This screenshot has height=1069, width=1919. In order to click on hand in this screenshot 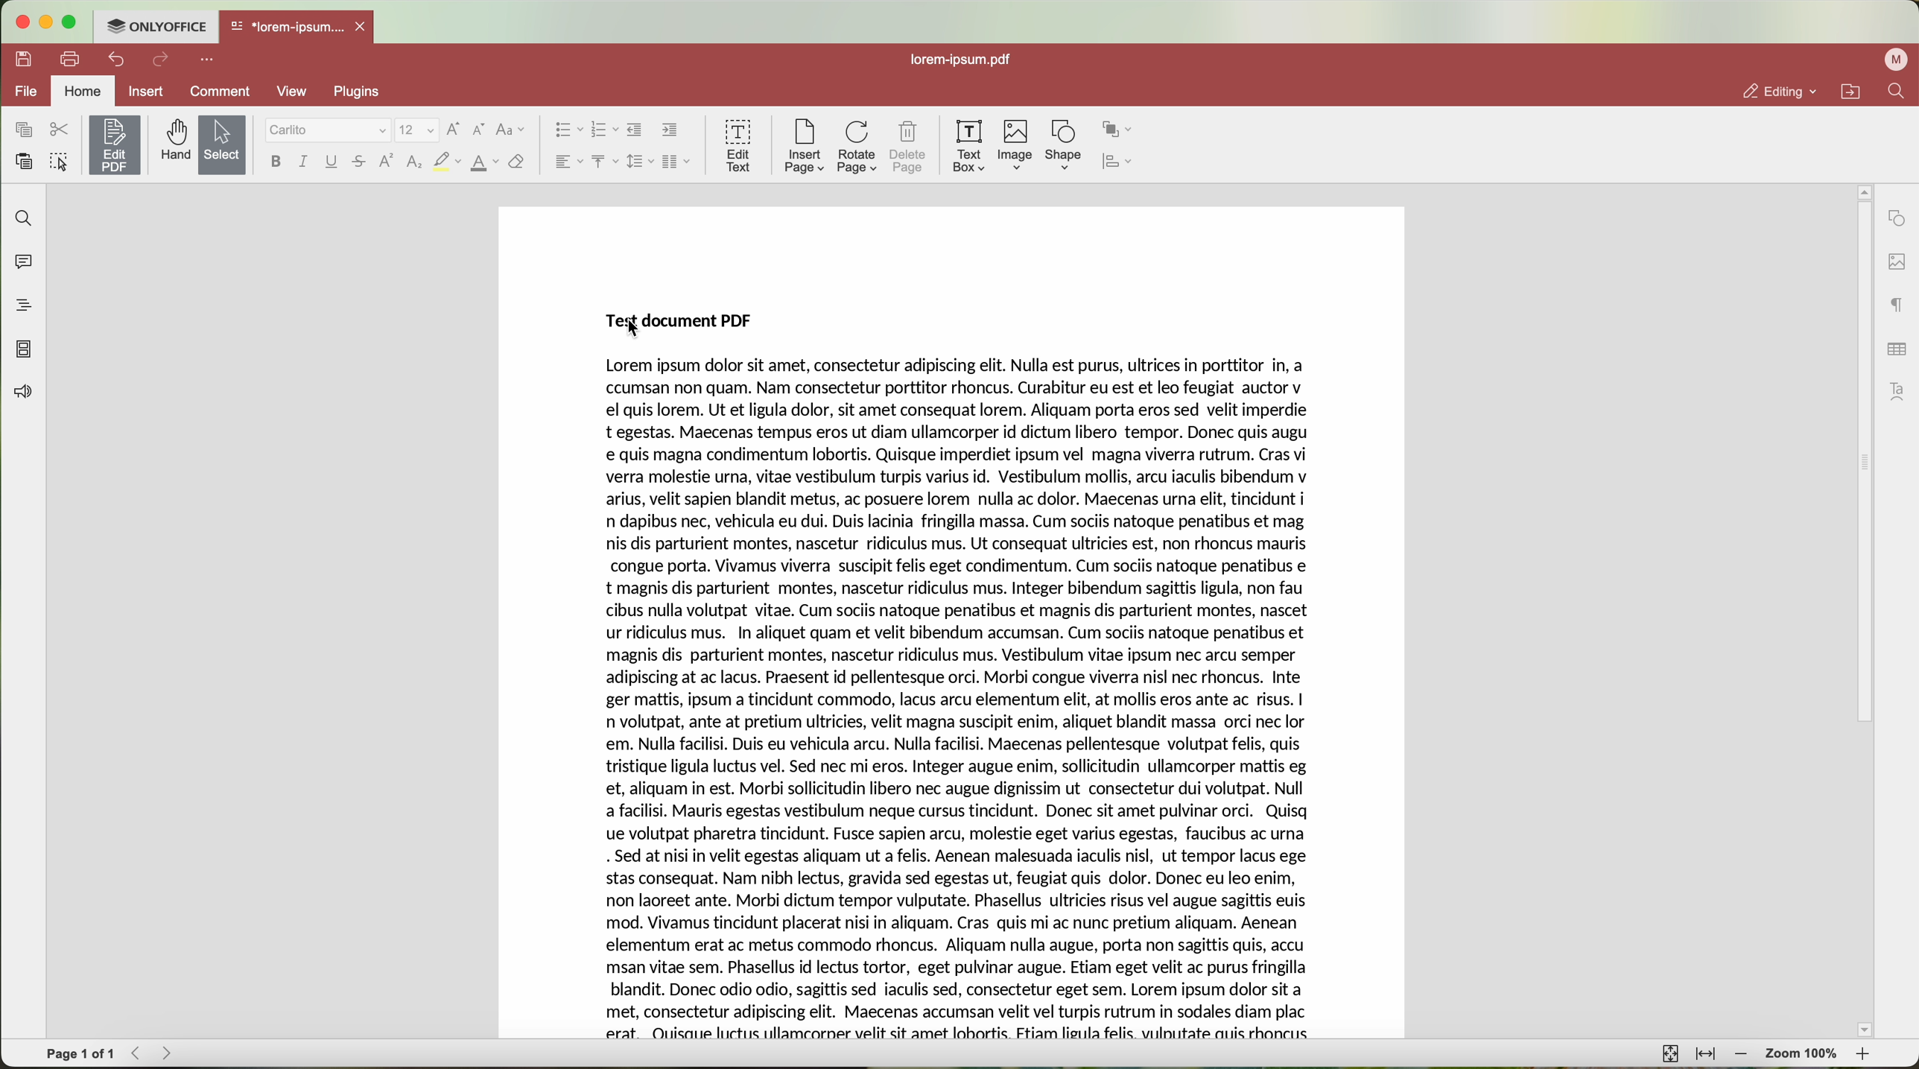, I will do `click(172, 142)`.